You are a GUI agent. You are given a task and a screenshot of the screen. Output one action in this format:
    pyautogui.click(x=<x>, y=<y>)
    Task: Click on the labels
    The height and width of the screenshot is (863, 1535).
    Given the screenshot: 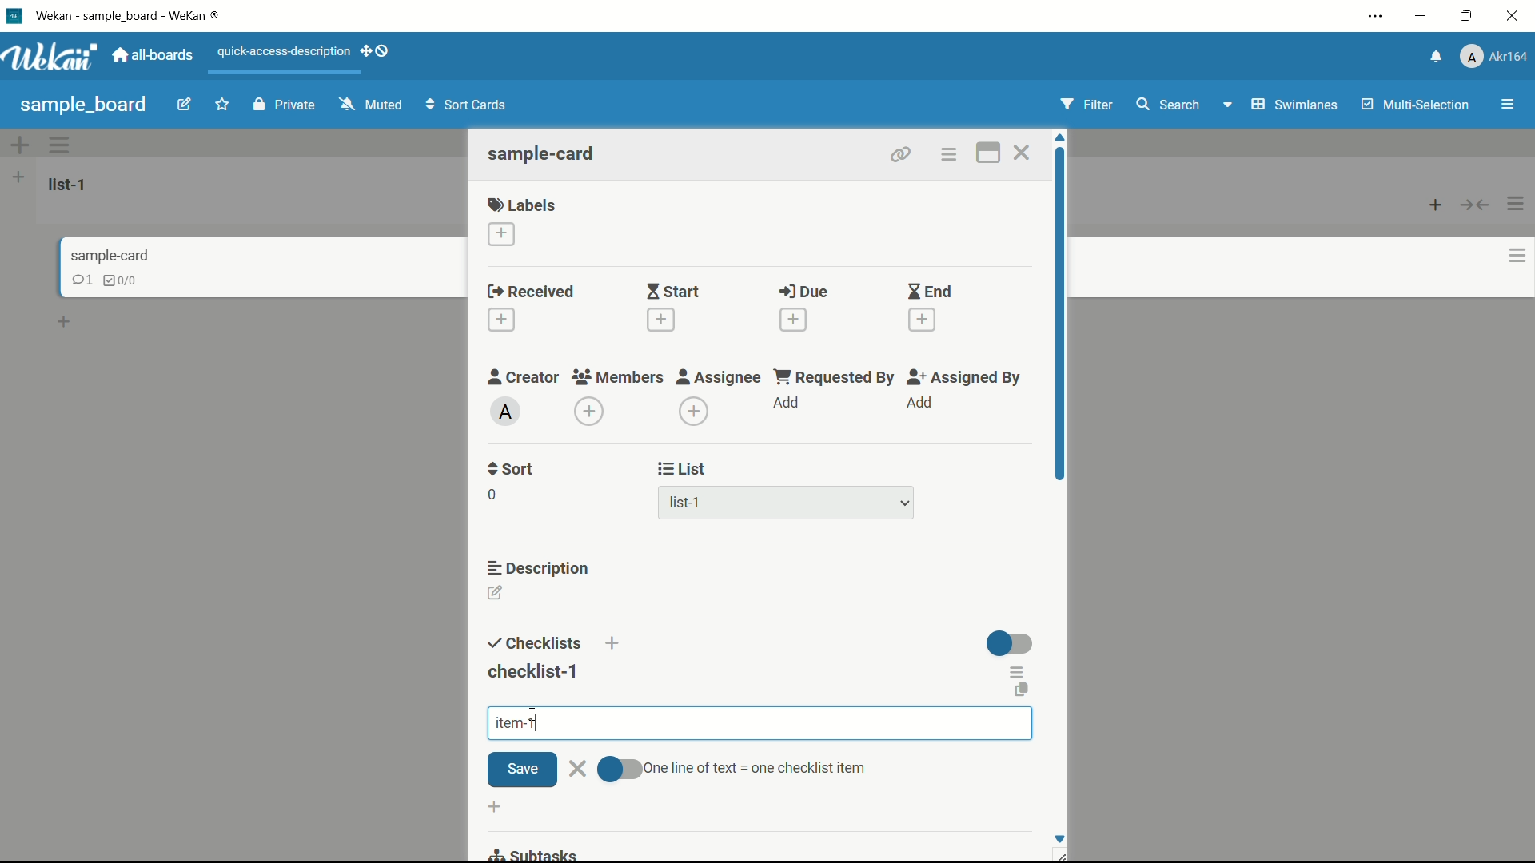 What is the action you would take?
    pyautogui.click(x=524, y=203)
    